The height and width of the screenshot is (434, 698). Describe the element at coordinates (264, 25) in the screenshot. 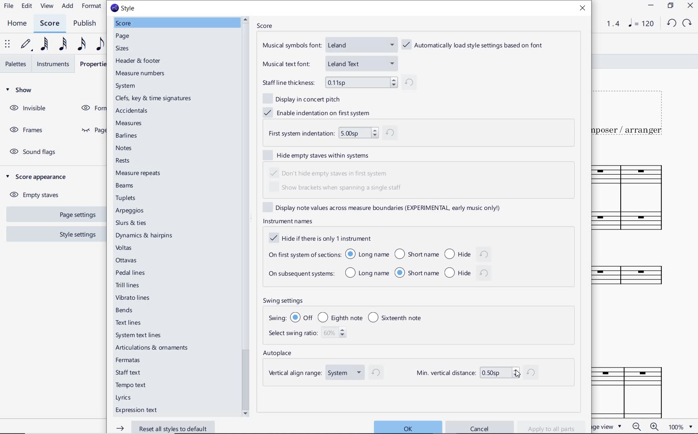

I see `SCORE` at that location.